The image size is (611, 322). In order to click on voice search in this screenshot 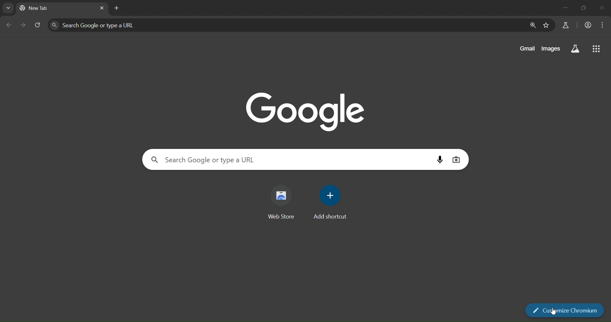, I will do `click(440, 160)`.